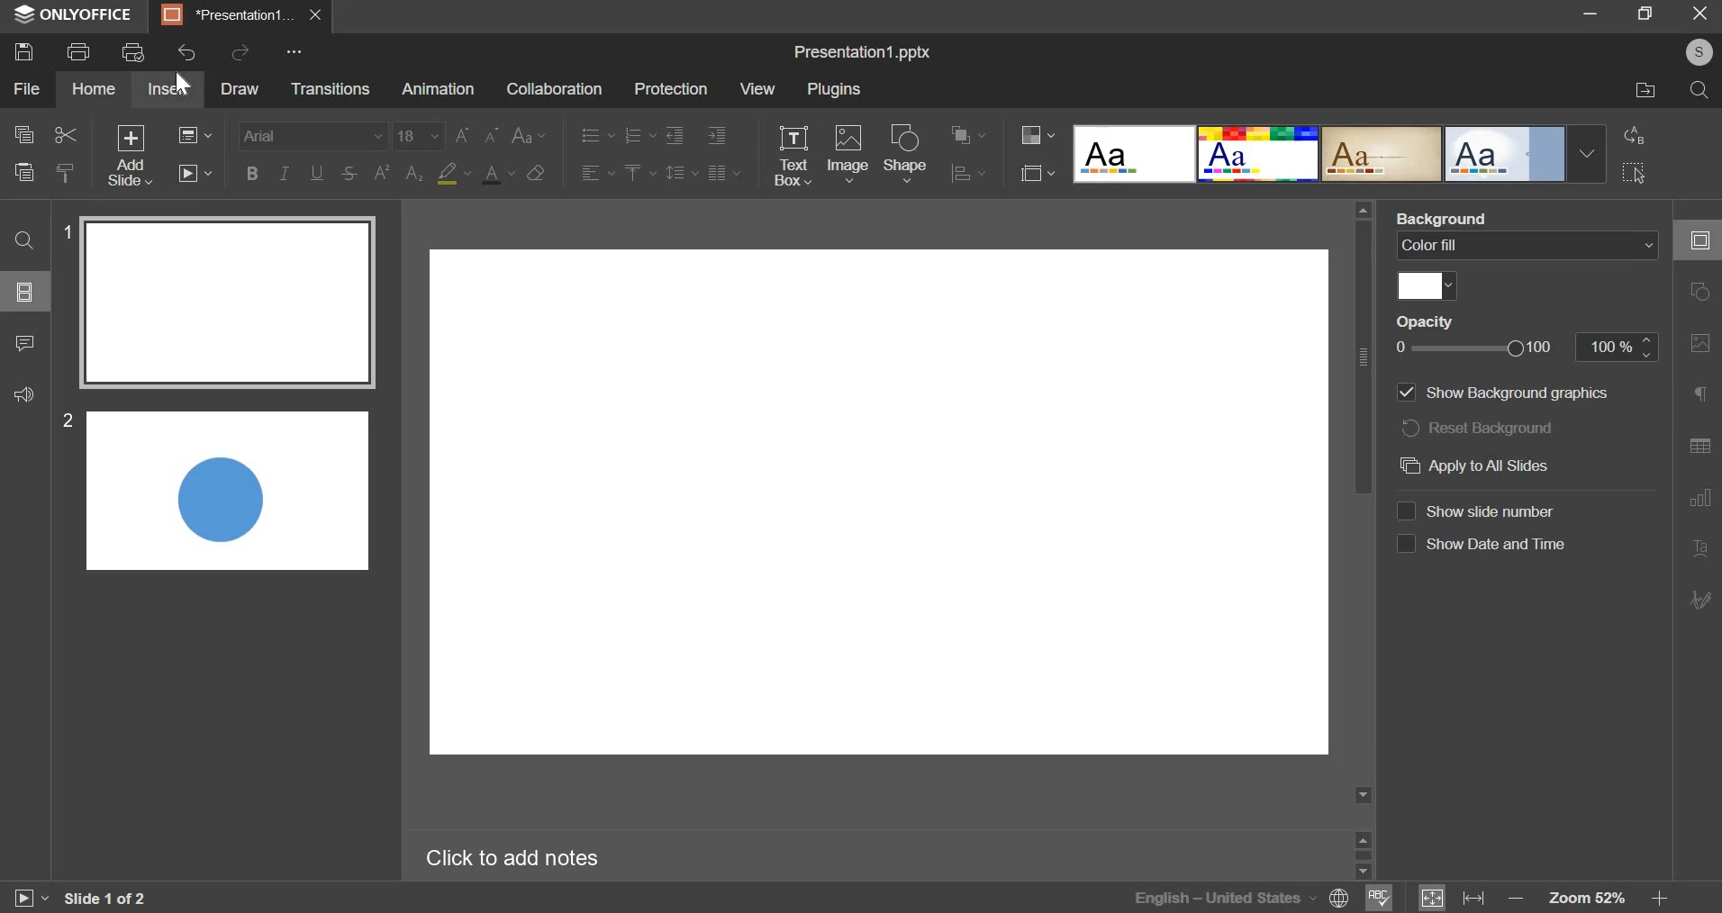 This screenshot has height=913, width=1722. Describe the element at coordinates (240, 14) in the screenshot. I see `presentation` at that location.